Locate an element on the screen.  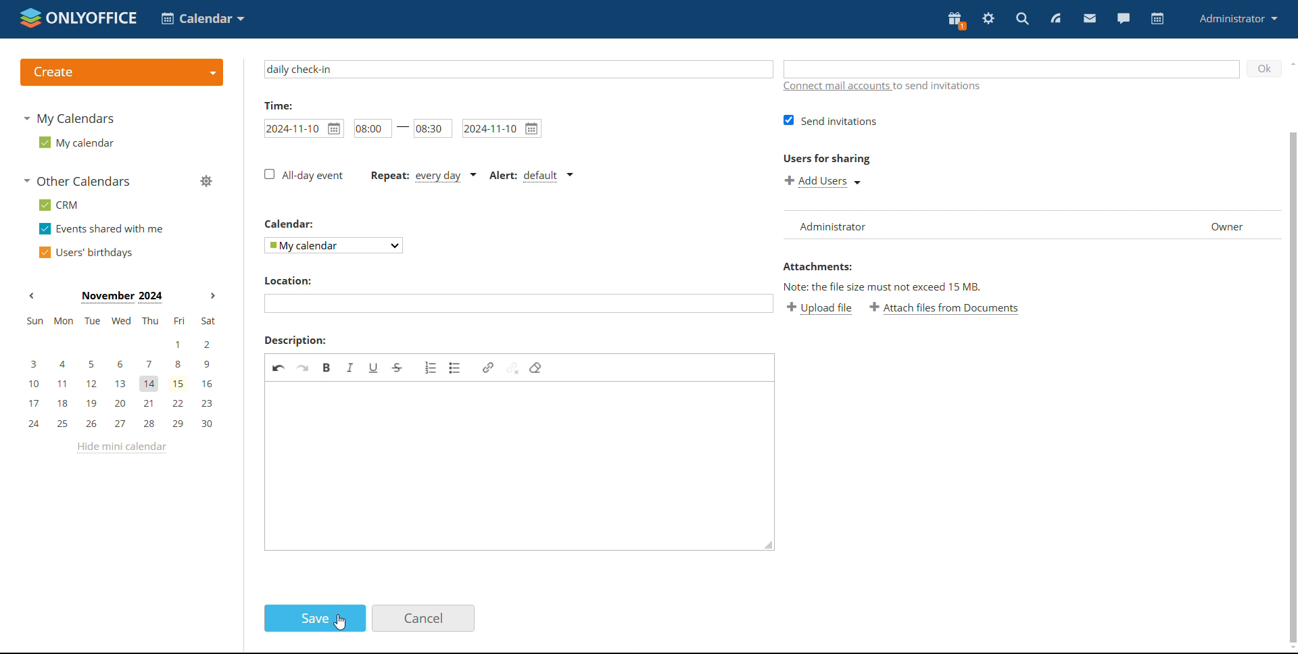
undo is located at coordinates (278, 371).